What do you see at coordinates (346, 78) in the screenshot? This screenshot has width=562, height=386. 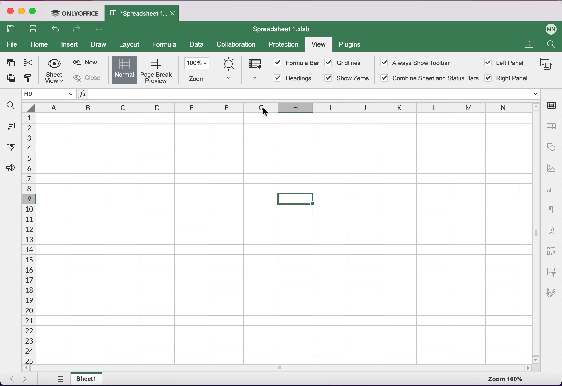 I see `show zeroes` at bounding box center [346, 78].